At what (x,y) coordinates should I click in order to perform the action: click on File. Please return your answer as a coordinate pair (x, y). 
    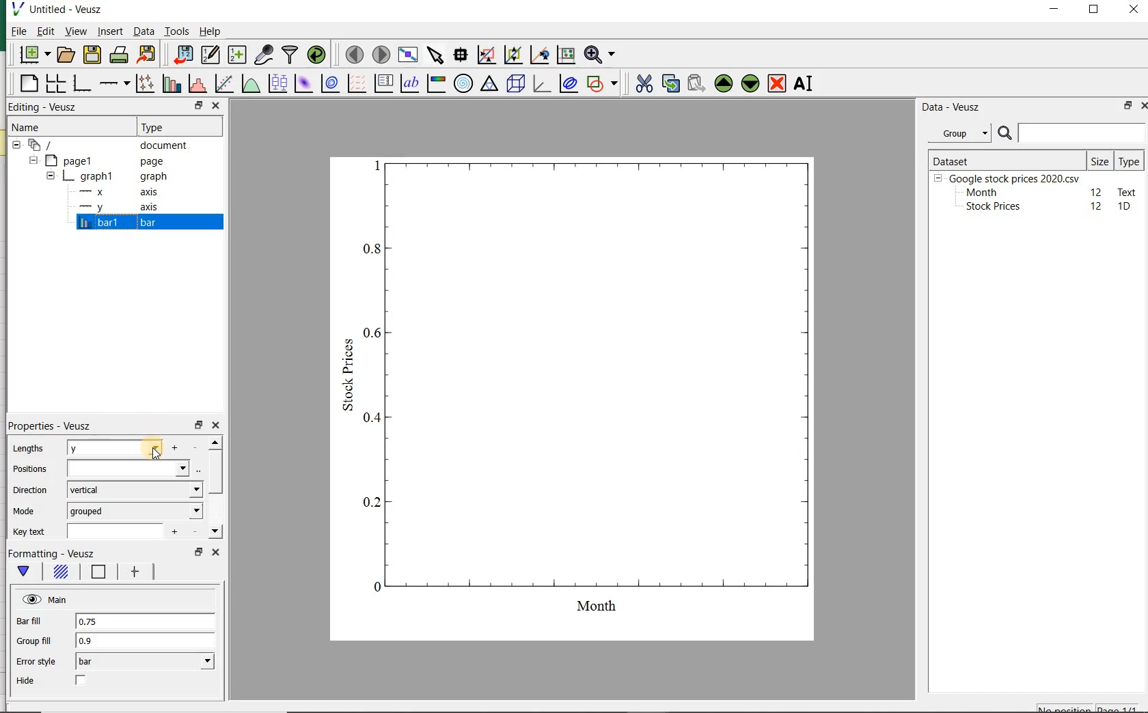
    Looking at the image, I should click on (15, 33).